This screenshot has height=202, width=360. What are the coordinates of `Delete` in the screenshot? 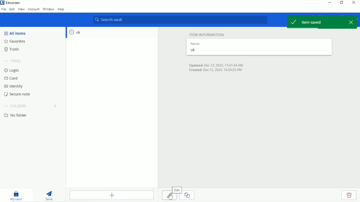 It's located at (349, 195).